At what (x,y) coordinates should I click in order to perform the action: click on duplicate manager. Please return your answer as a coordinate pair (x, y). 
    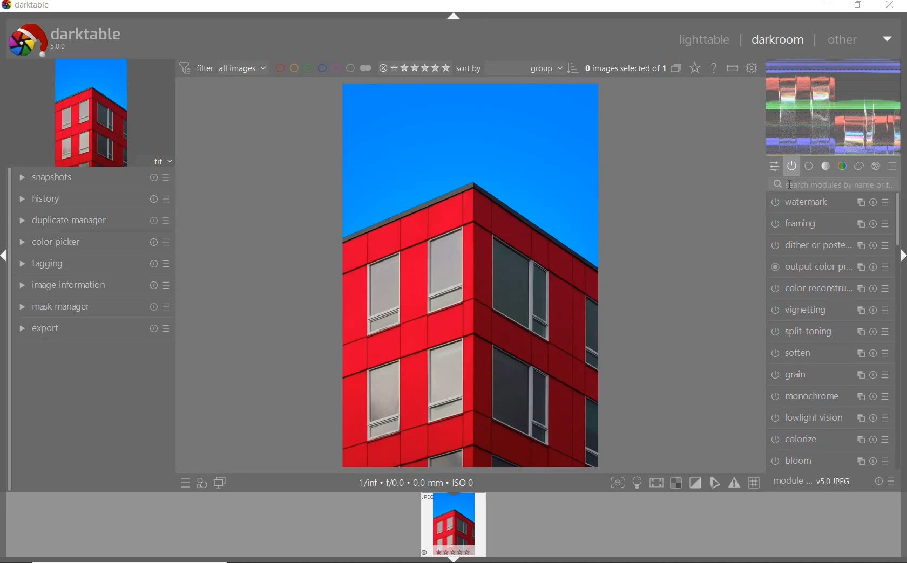
    Looking at the image, I should click on (91, 222).